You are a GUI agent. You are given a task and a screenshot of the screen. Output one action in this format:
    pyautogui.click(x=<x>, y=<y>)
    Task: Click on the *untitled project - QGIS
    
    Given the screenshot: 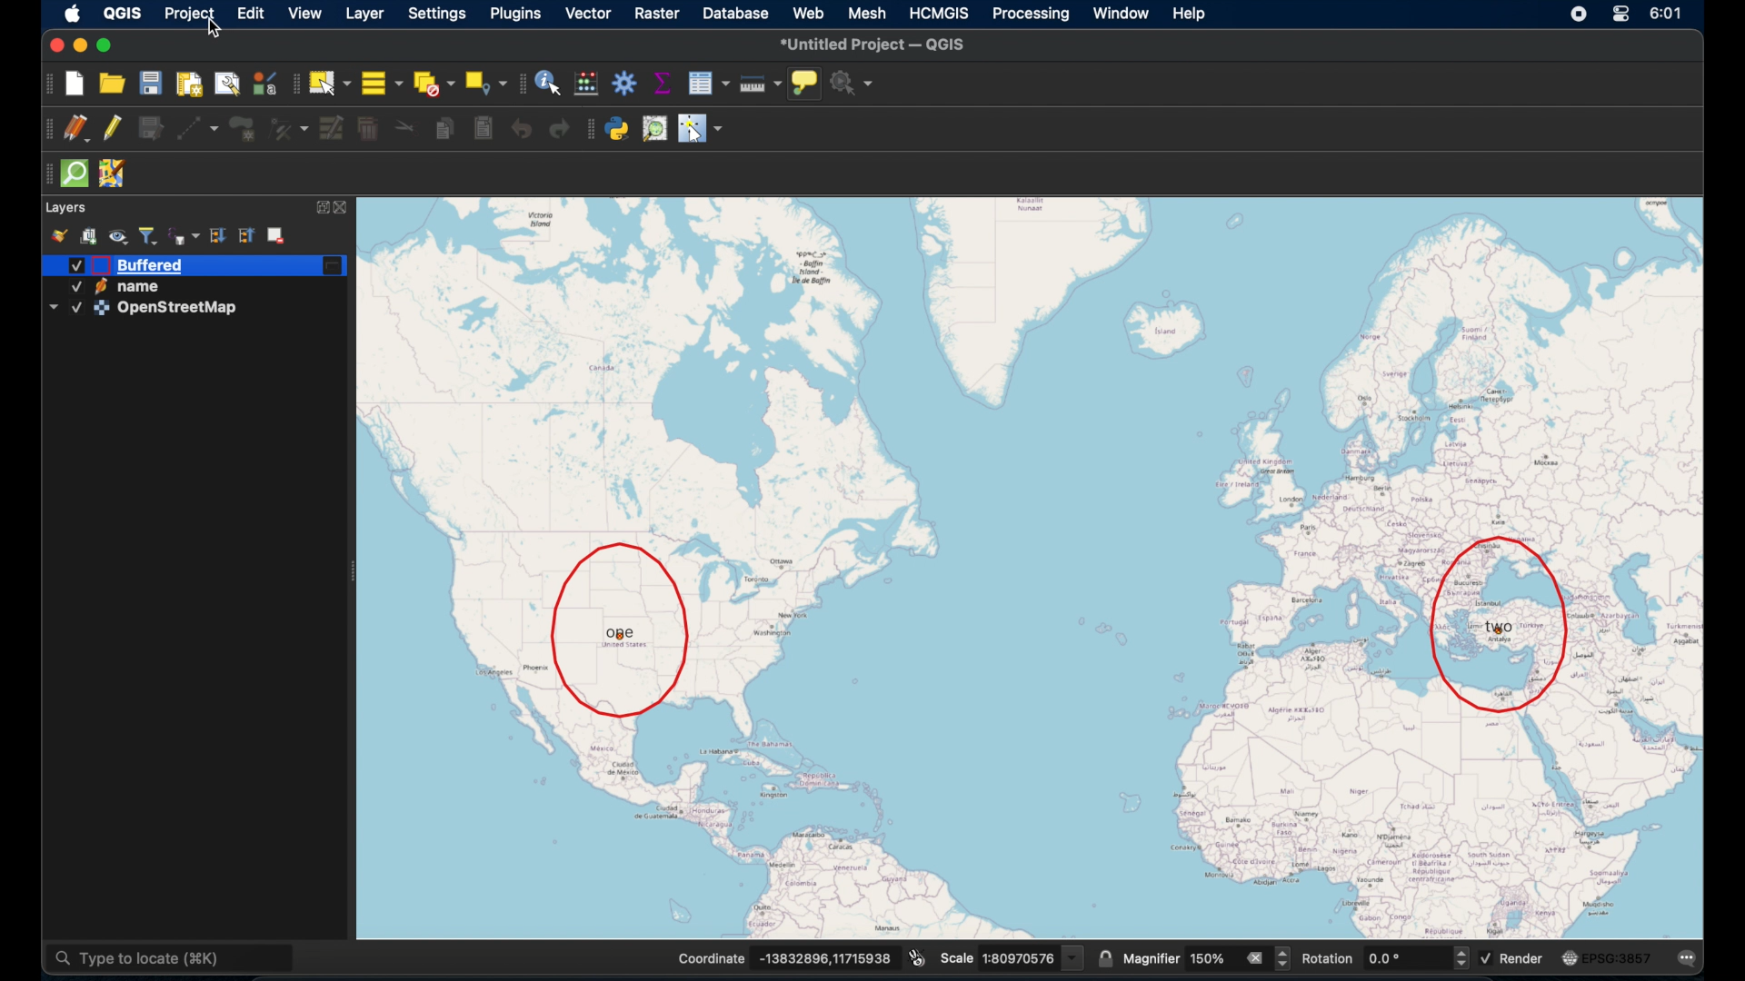 What is the action you would take?
    pyautogui.click(x=877, y=45)
    